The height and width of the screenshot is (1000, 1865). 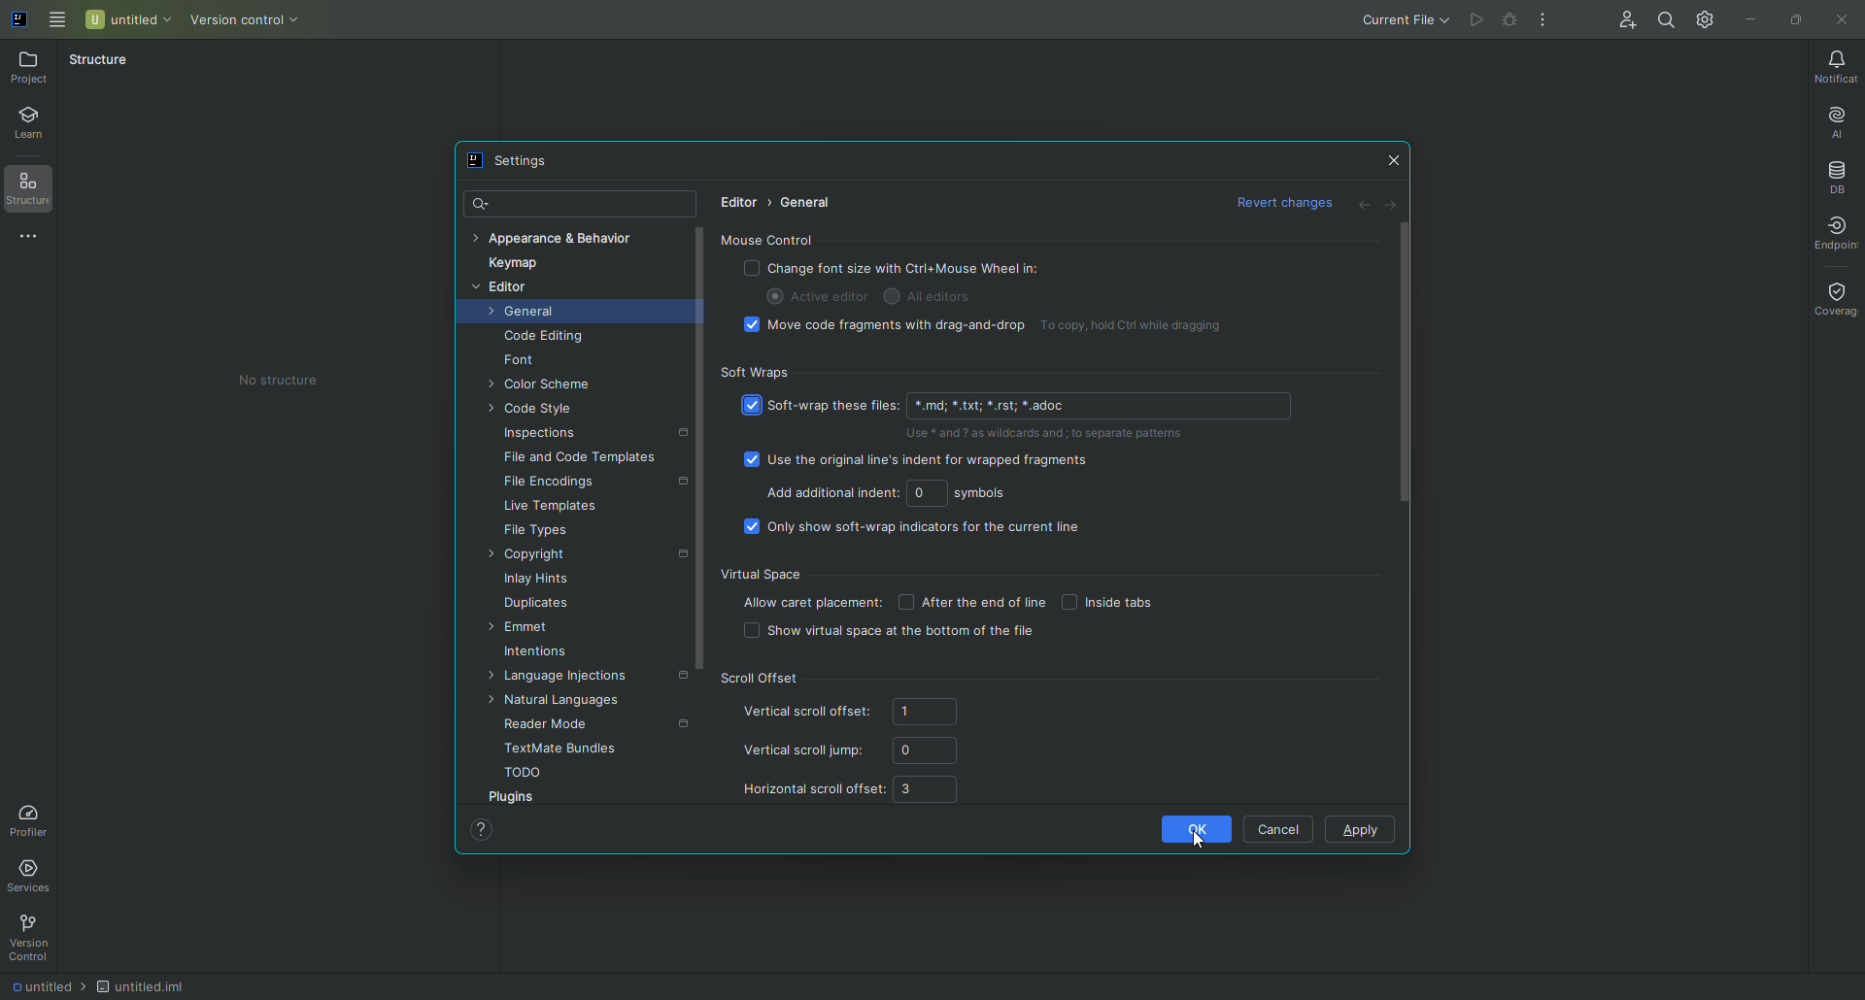 What do you see at coordinates (1754, 18) in the screenshot?
I see `Minimize` at bounding box center [1754, 18].